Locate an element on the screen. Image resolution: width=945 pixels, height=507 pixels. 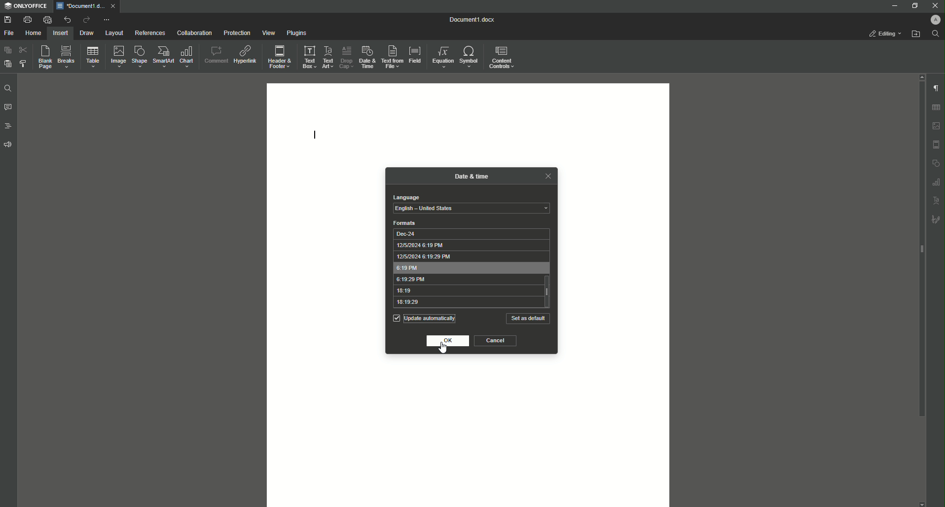
Text Art is located at coordinates (328, 56).